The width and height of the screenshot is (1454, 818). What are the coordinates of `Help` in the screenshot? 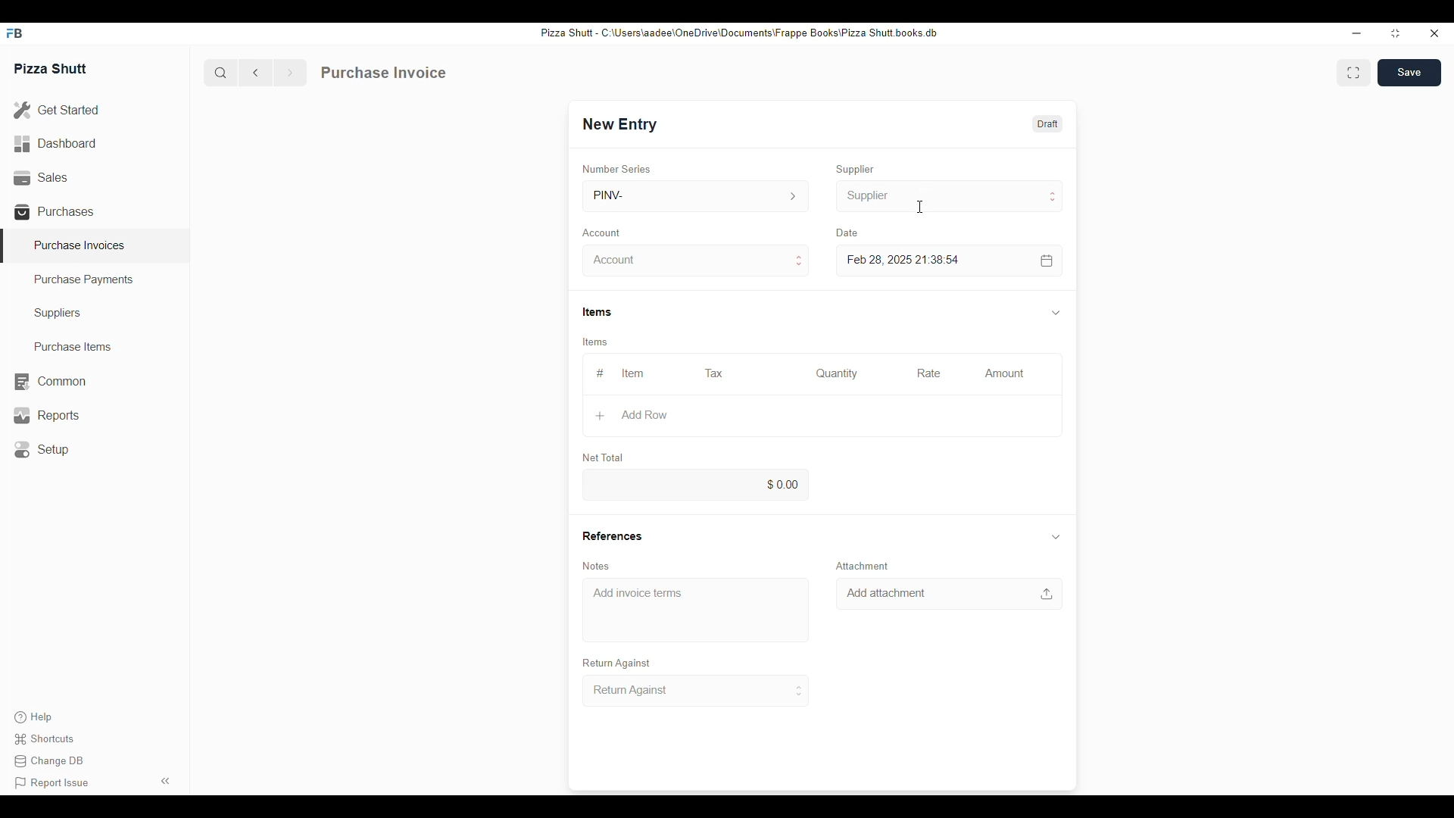 It's located at (32, 717).